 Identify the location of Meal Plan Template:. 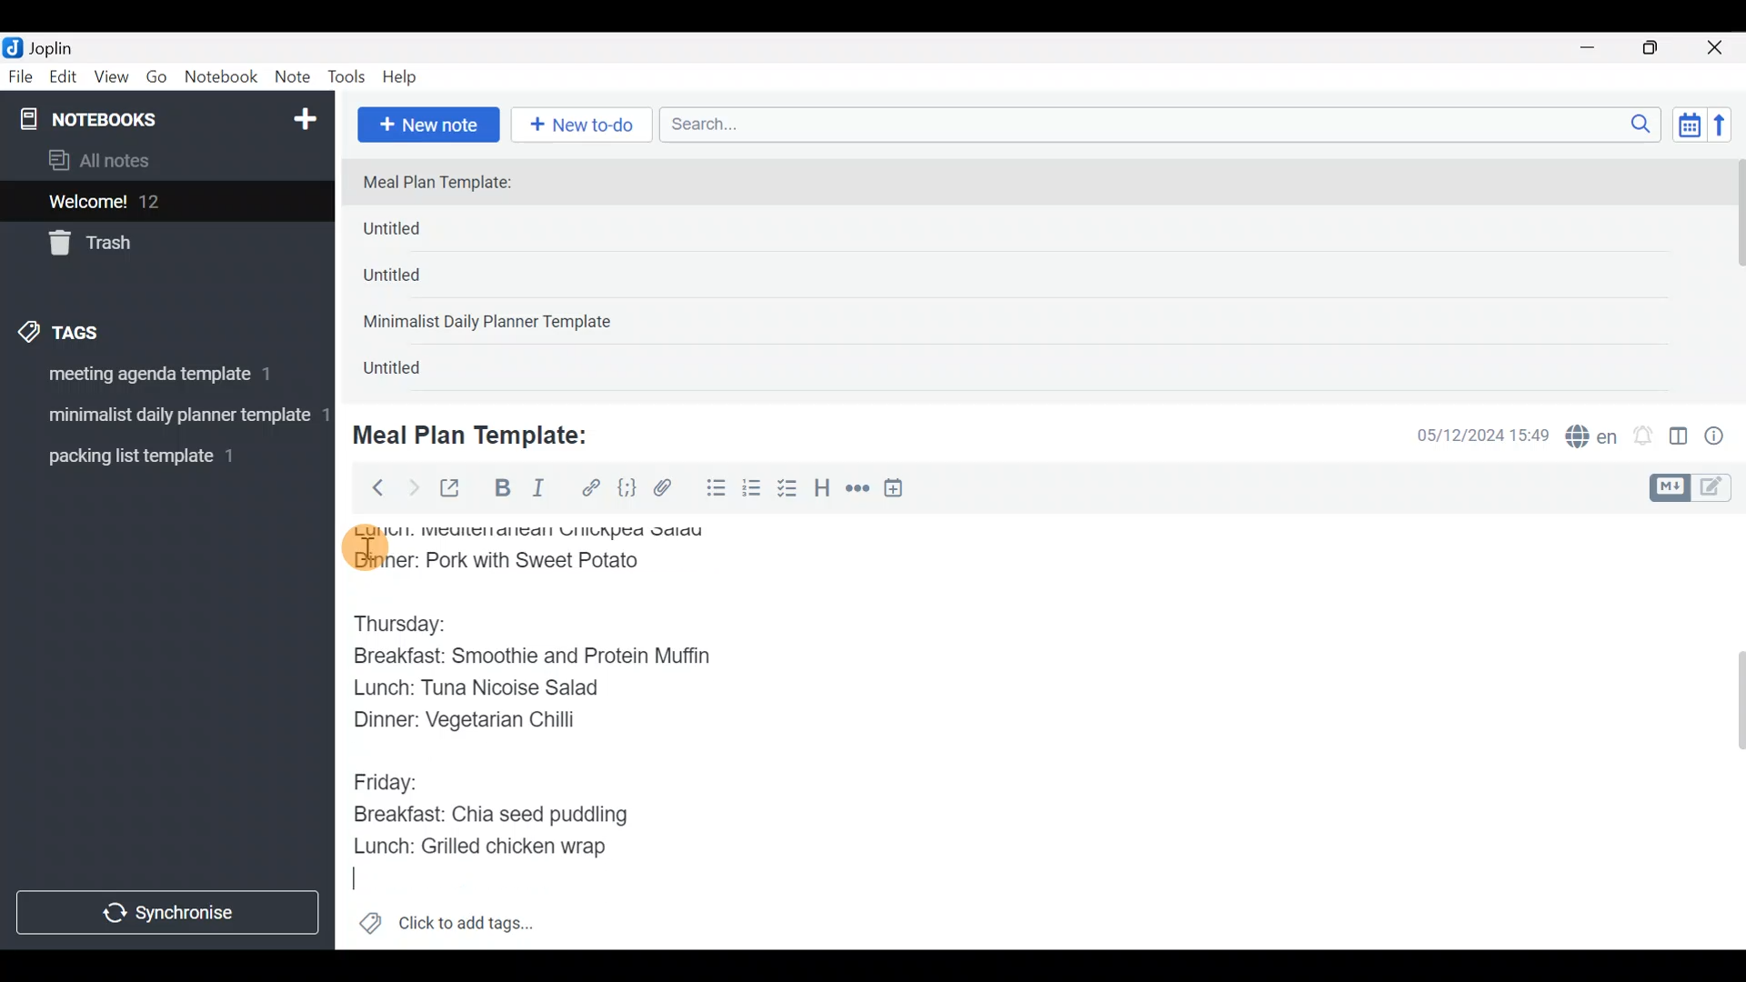
(482, 433).